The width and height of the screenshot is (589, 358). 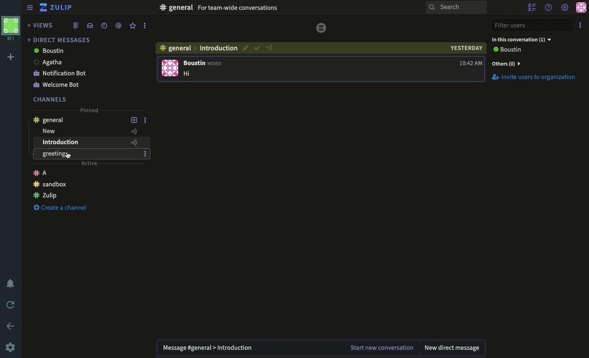 What do you see at coordinates (507, 63) in the screenshot?
I see `others` at bounding box center [507, 63].